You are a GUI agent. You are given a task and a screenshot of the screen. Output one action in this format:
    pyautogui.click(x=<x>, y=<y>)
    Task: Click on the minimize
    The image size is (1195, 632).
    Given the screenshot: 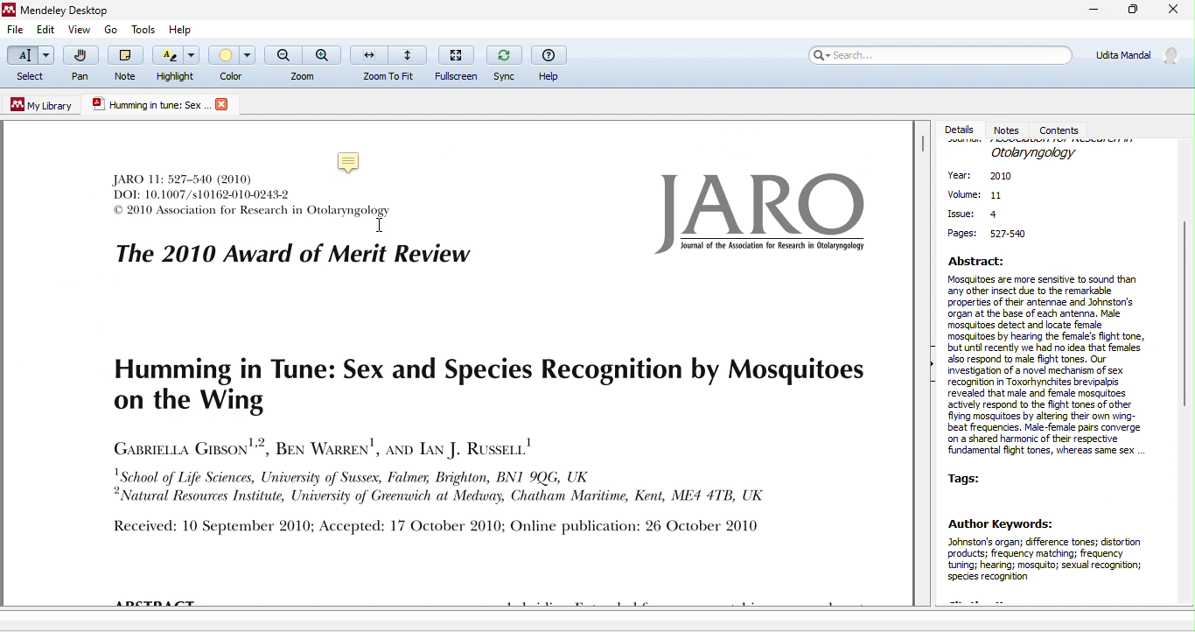 What is the action you would take?
    pyautogui.click(x=1087, y=11)
    